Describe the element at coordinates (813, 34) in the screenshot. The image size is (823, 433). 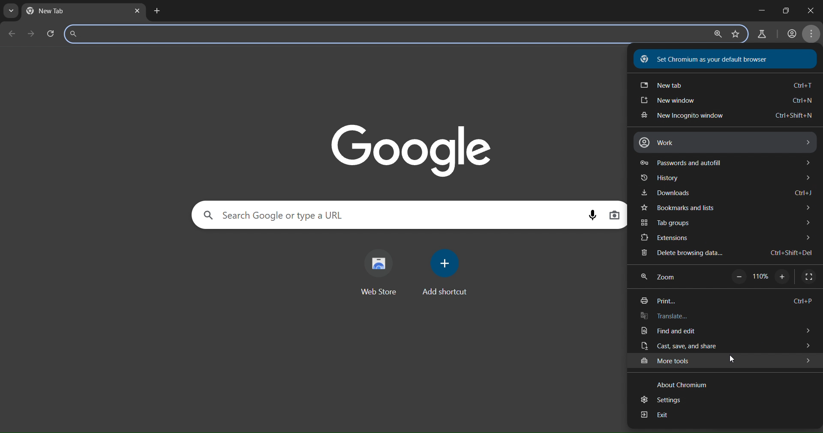
I see `menu` at that location.